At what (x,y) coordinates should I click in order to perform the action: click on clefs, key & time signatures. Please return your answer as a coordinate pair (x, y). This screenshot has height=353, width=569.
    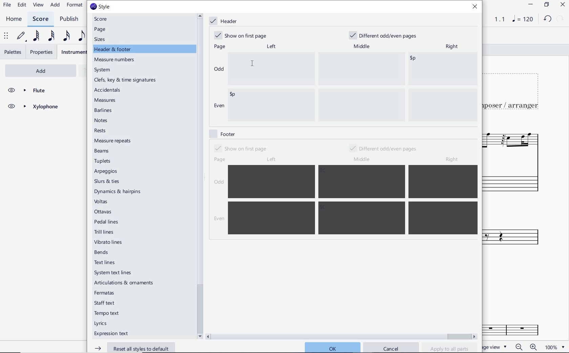
    Looking at the image, I should click on (127, 80).